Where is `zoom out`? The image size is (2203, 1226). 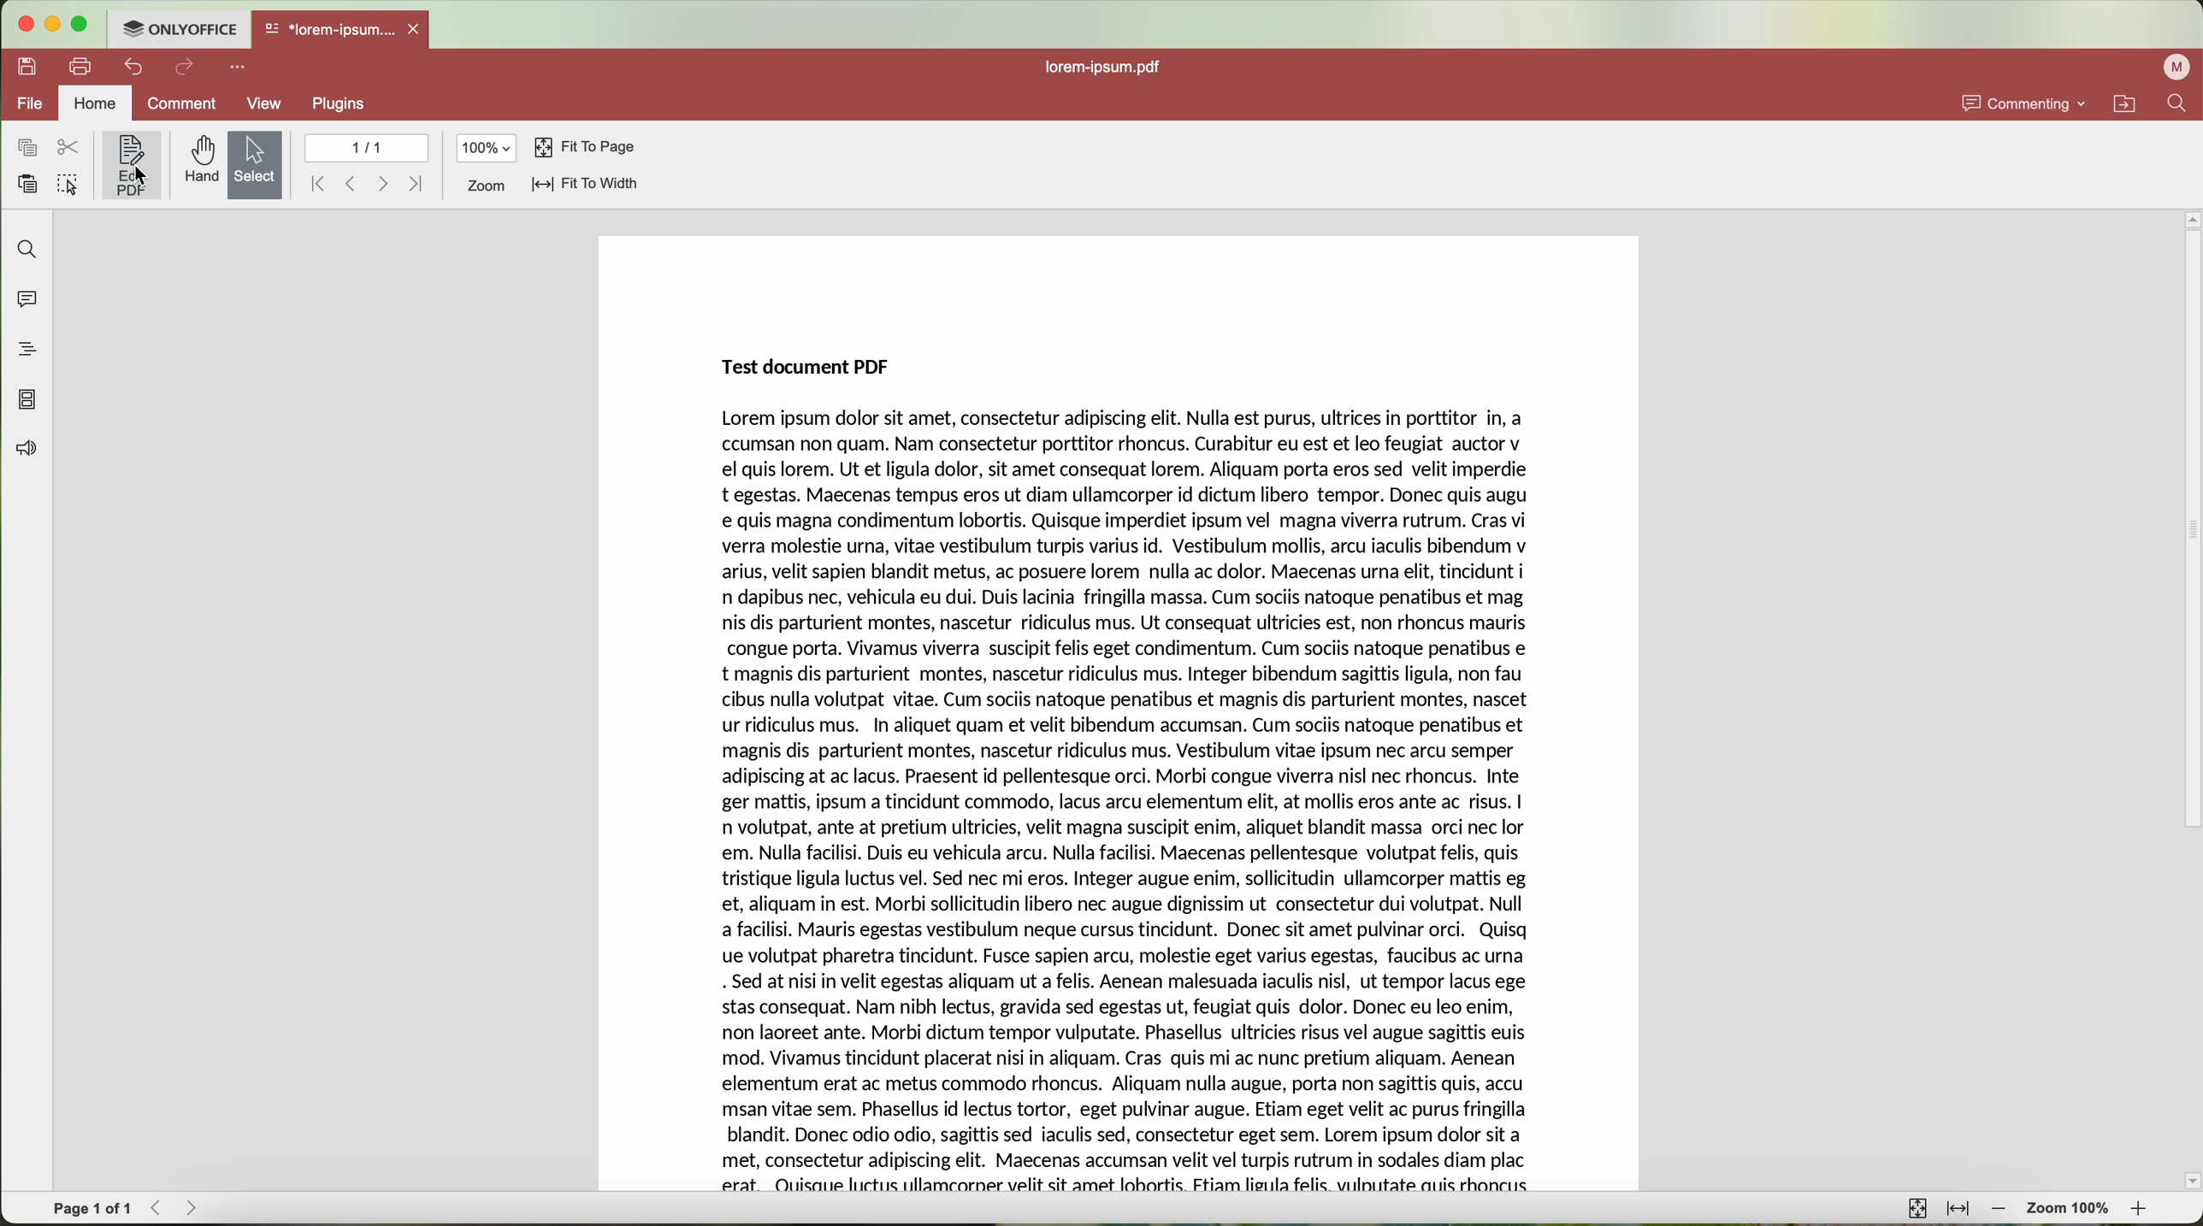
zoom out is located at coordinates (1999, 1209).